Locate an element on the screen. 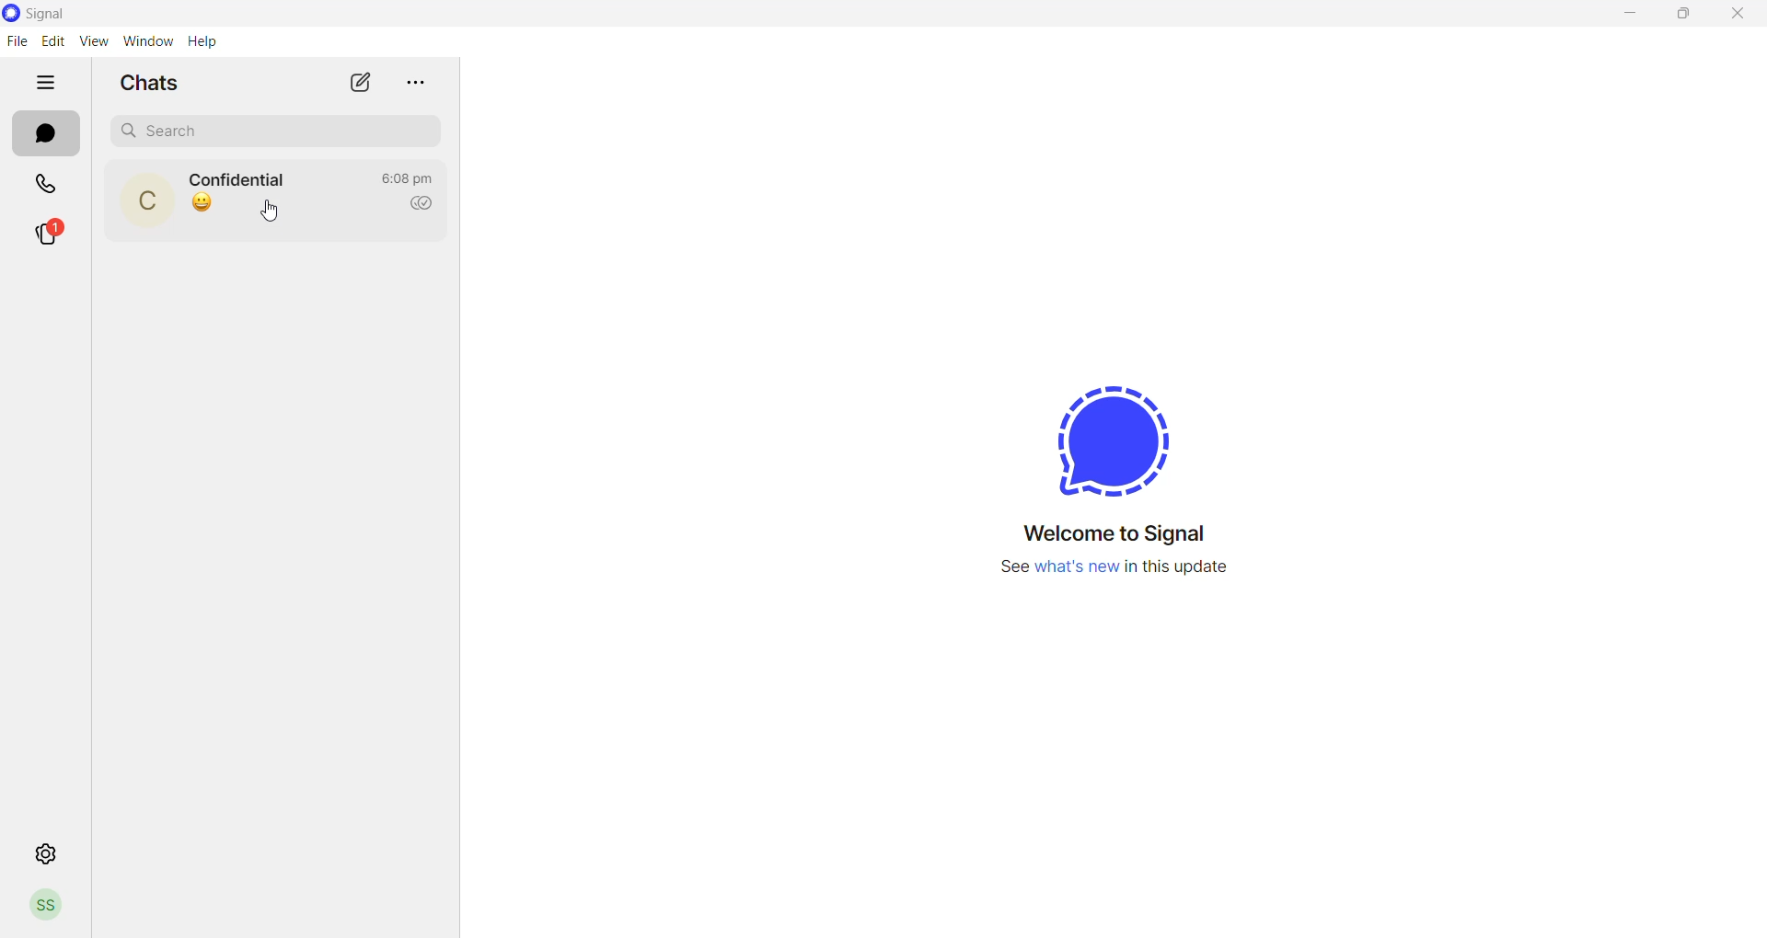  new chat is located at coordinates (364, 81).